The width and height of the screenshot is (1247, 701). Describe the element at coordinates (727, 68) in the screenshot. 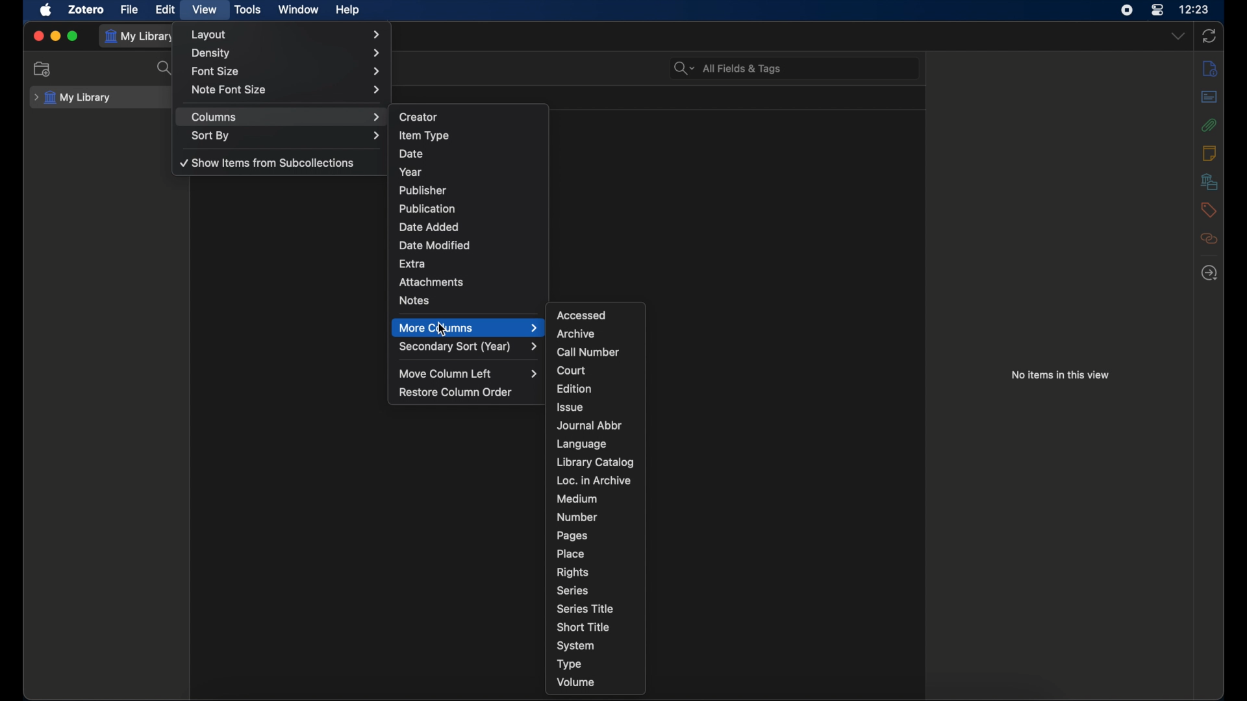

I see `search bar` at that location.